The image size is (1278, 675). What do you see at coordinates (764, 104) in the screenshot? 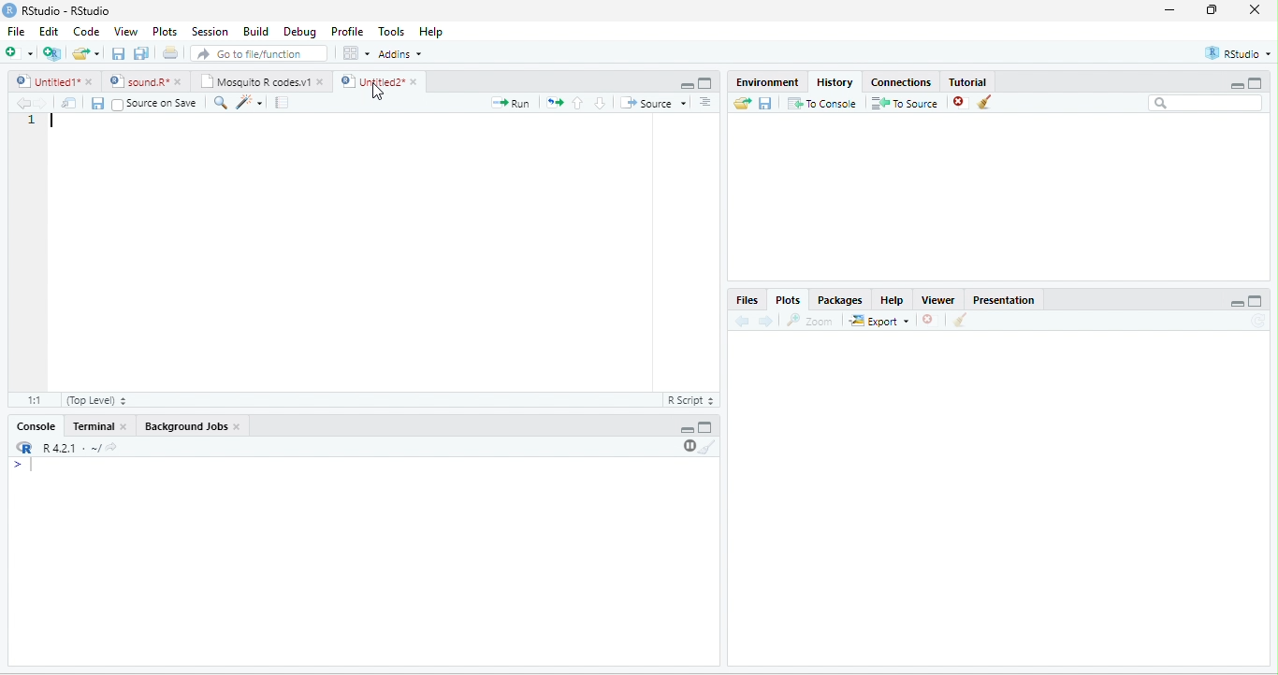
I see `save` at bounding box center [764, 104].